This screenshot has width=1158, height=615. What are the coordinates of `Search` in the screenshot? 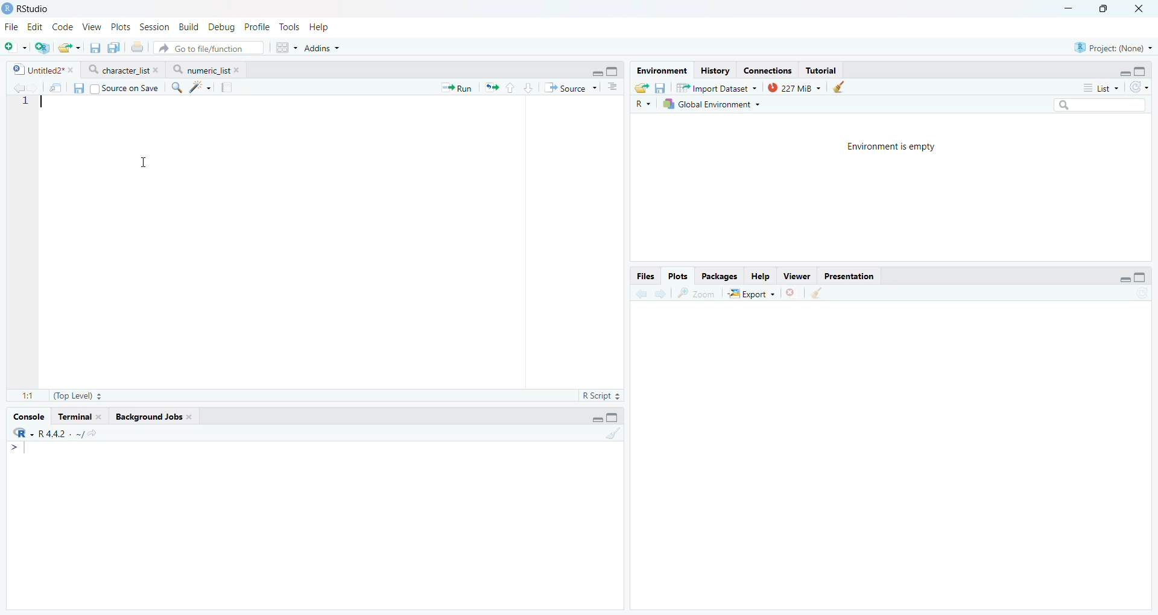 It's located at (1098, 105).